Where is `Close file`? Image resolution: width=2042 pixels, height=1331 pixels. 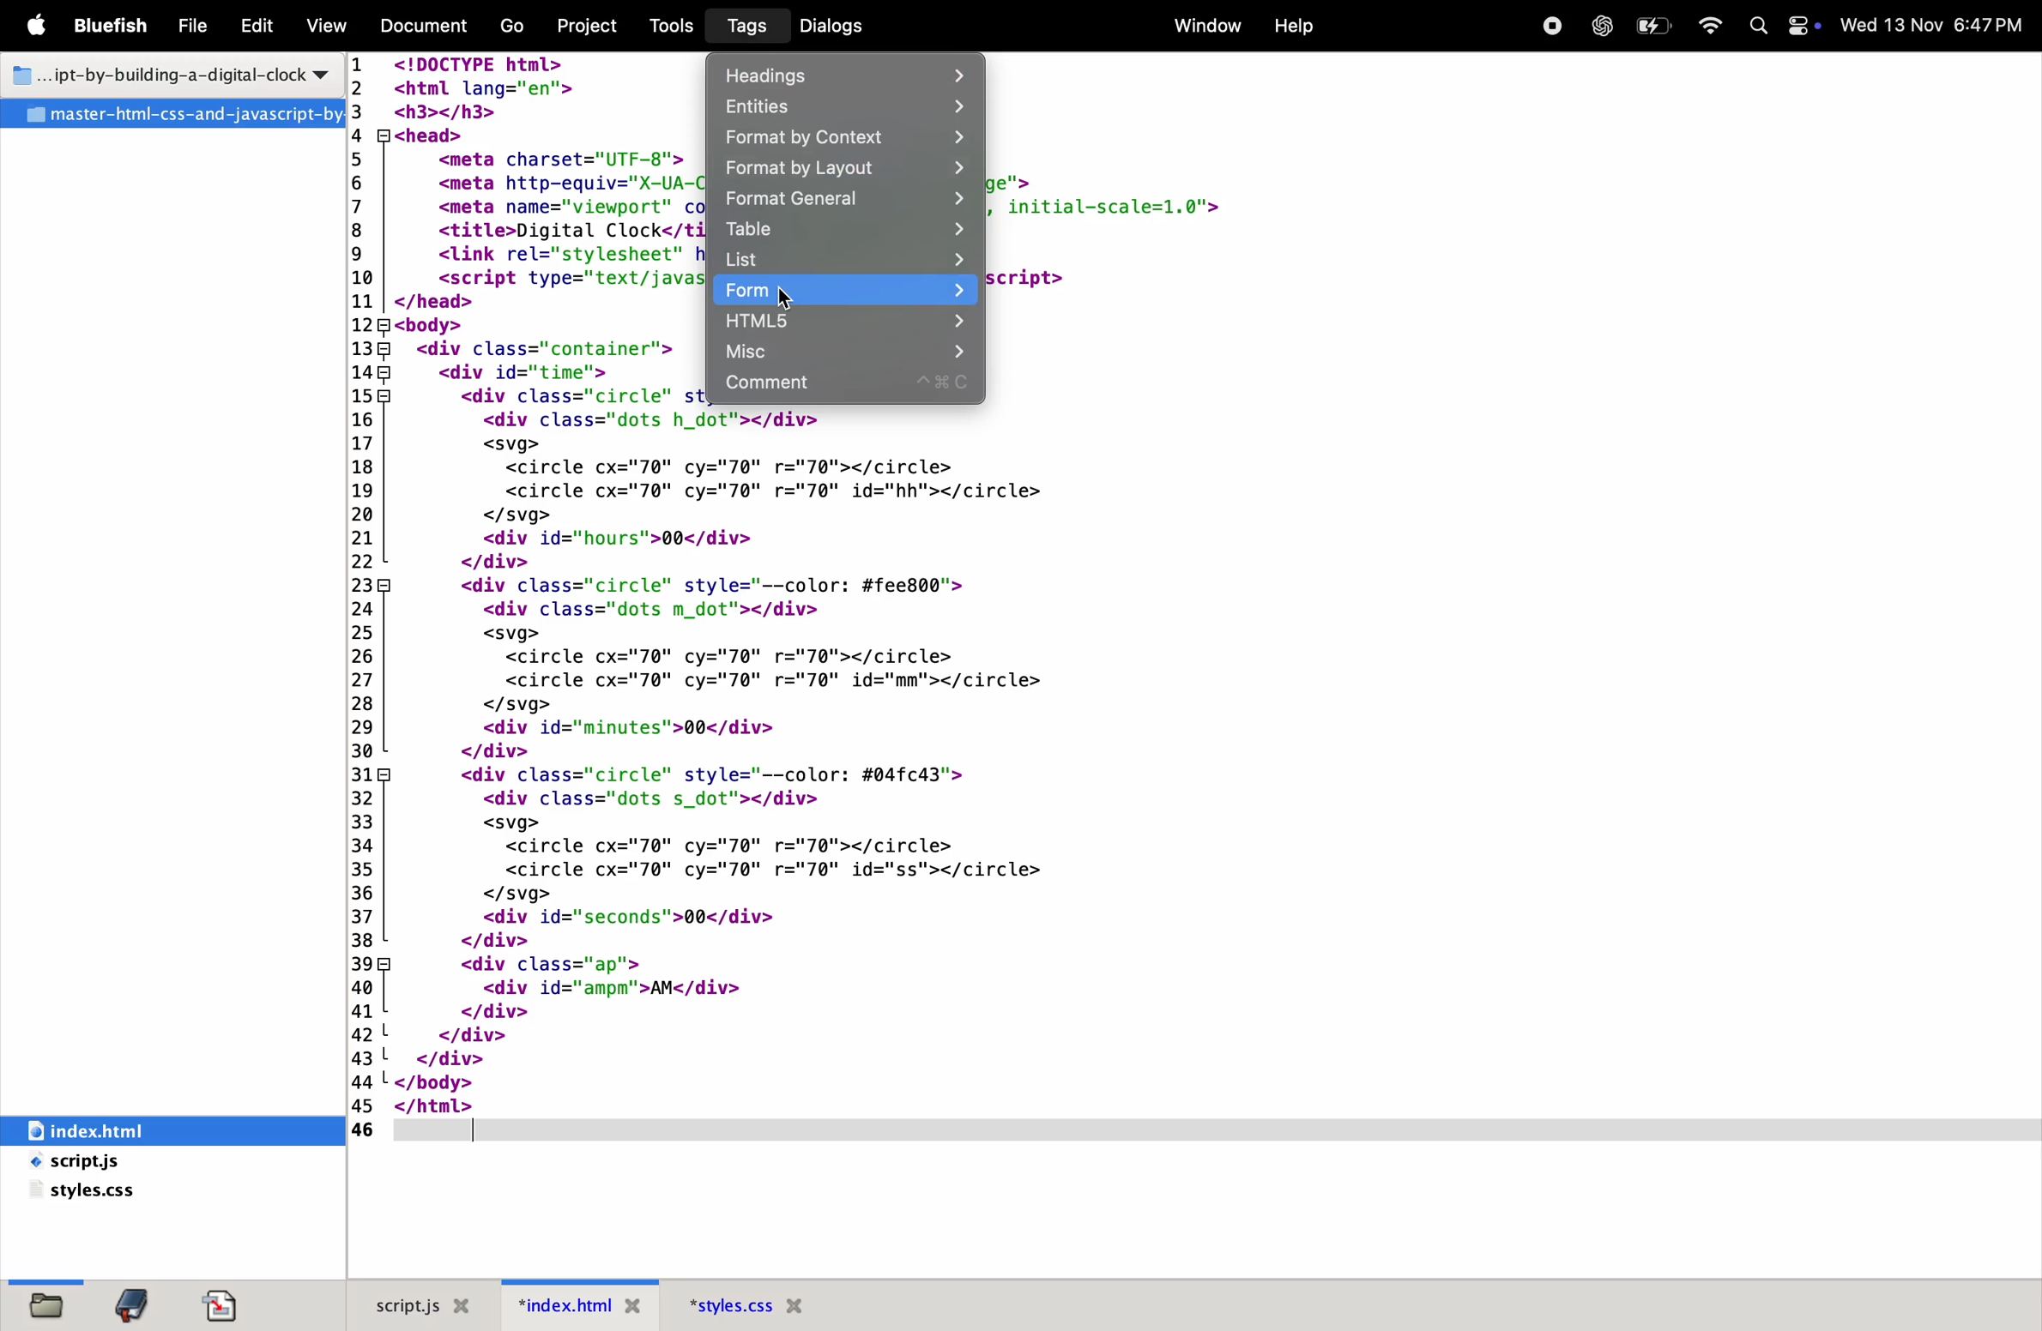 Close file is located at coordinates (800, 1306).